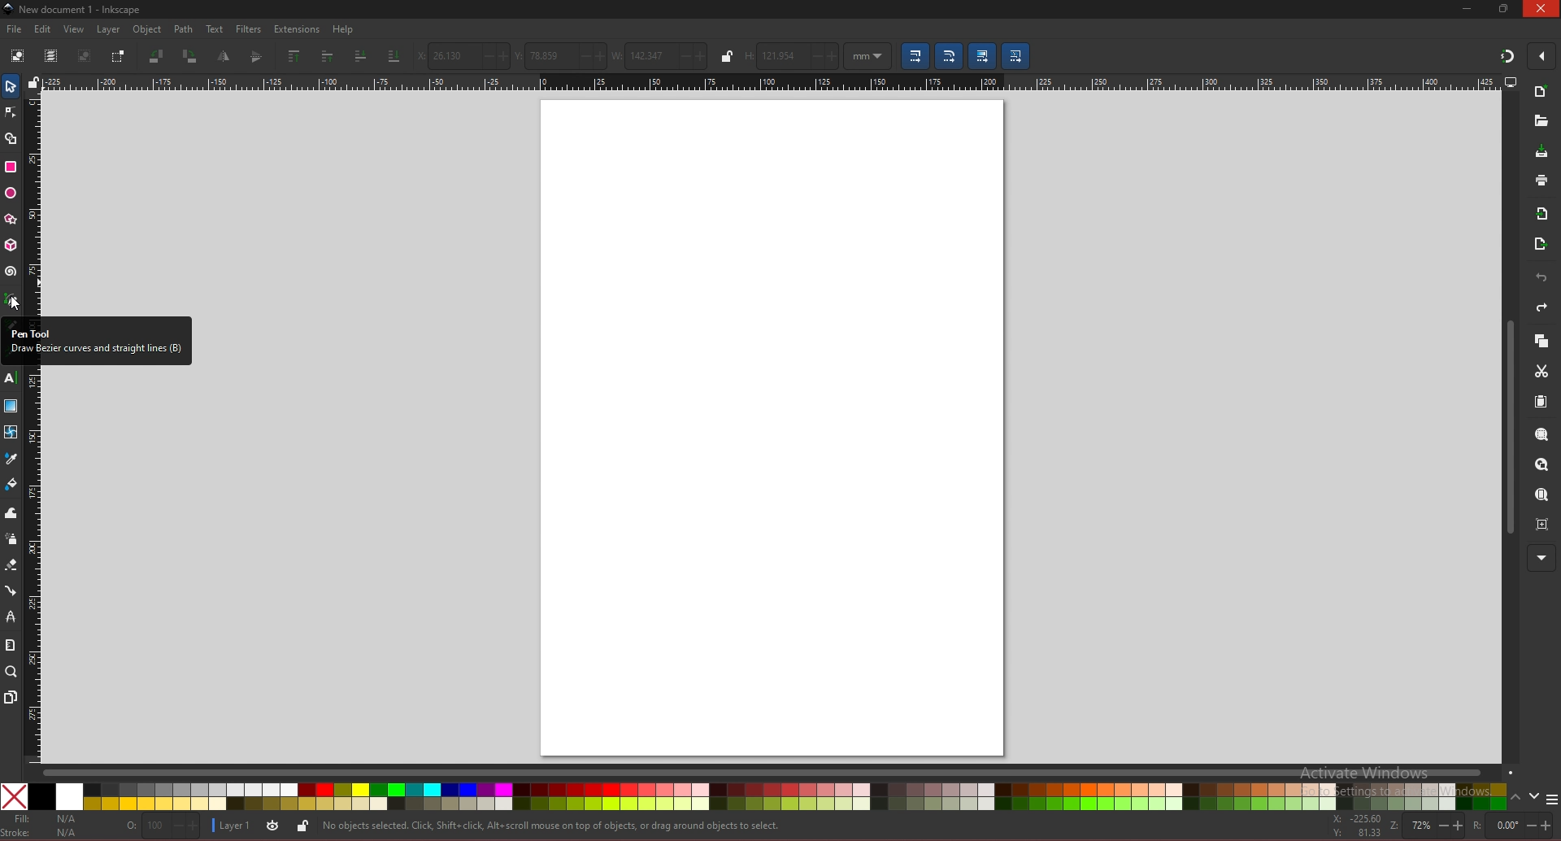 The image size is (1561, 841). What do you see at coordinates (1542, 153) in the screenshot?
I see `save` at bounding box center [1542, 153].